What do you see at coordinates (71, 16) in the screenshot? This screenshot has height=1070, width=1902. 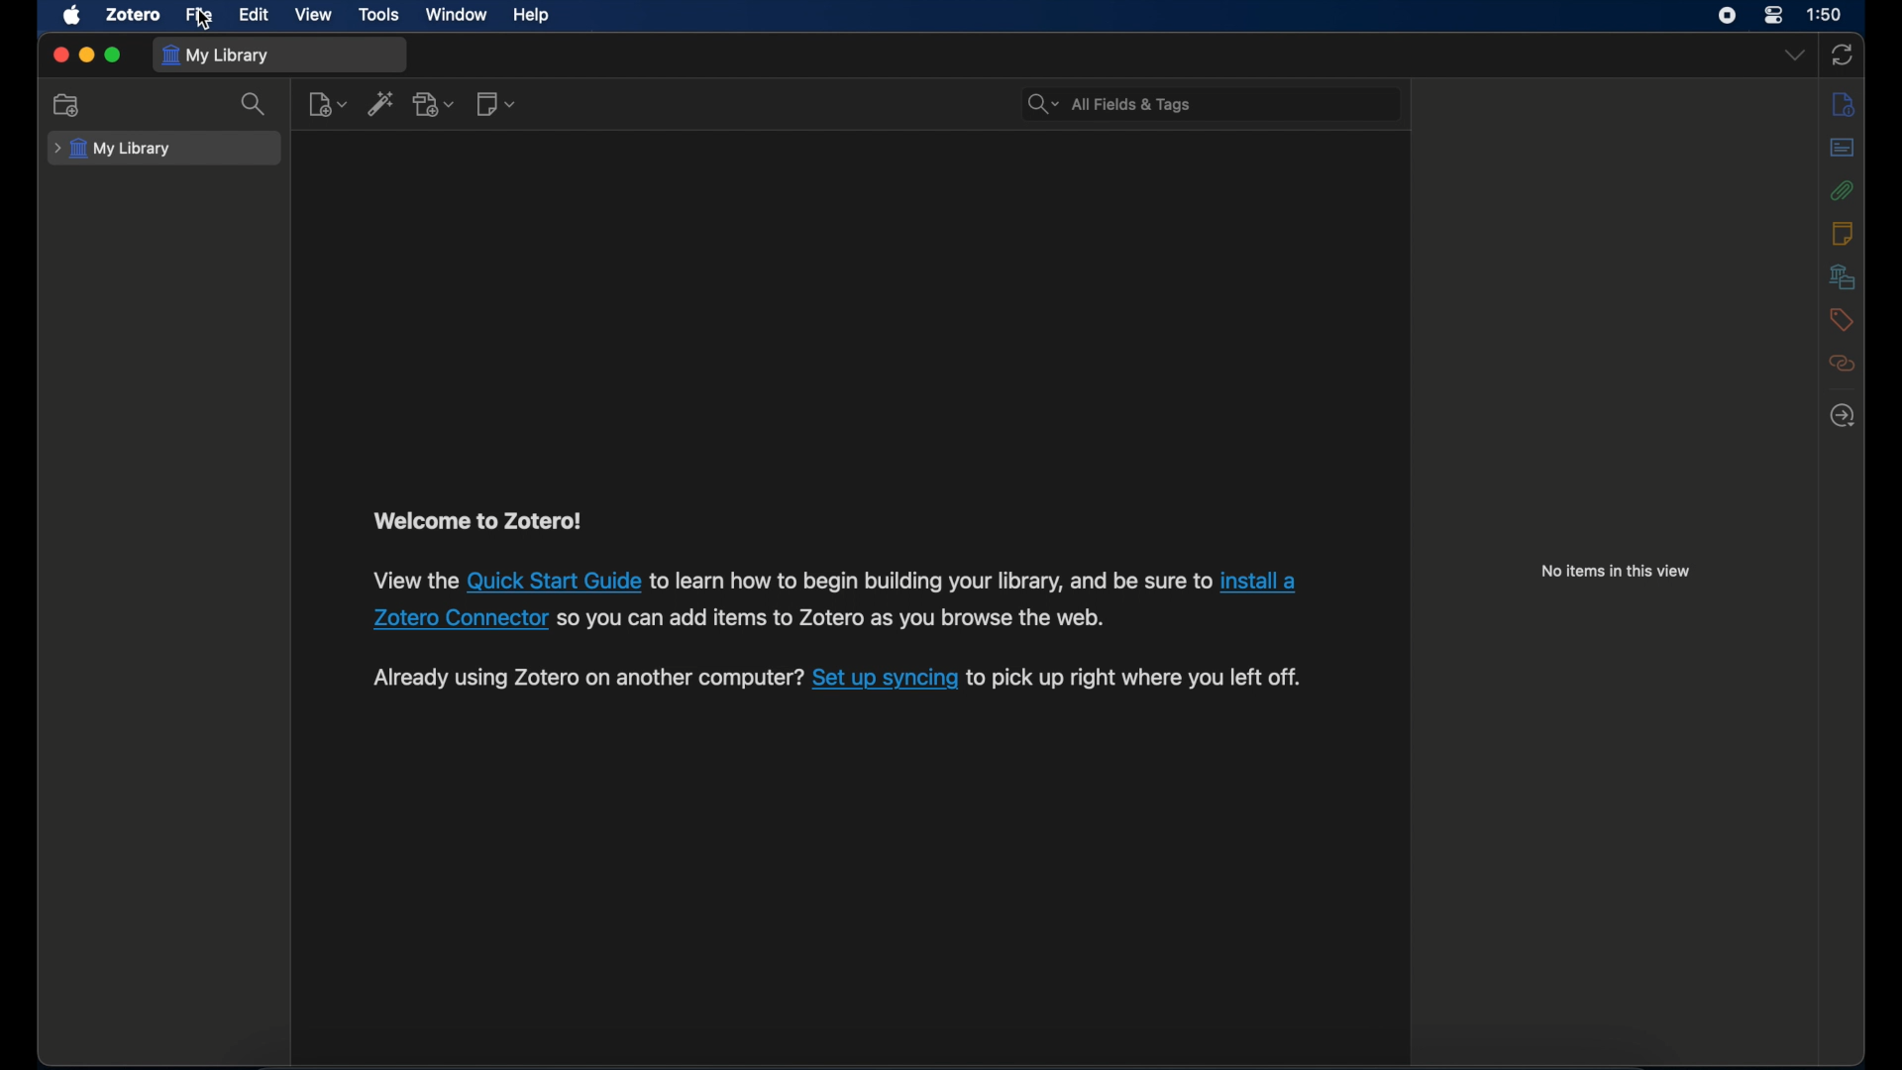 I see `apple ` at bounding box center [71, 16].